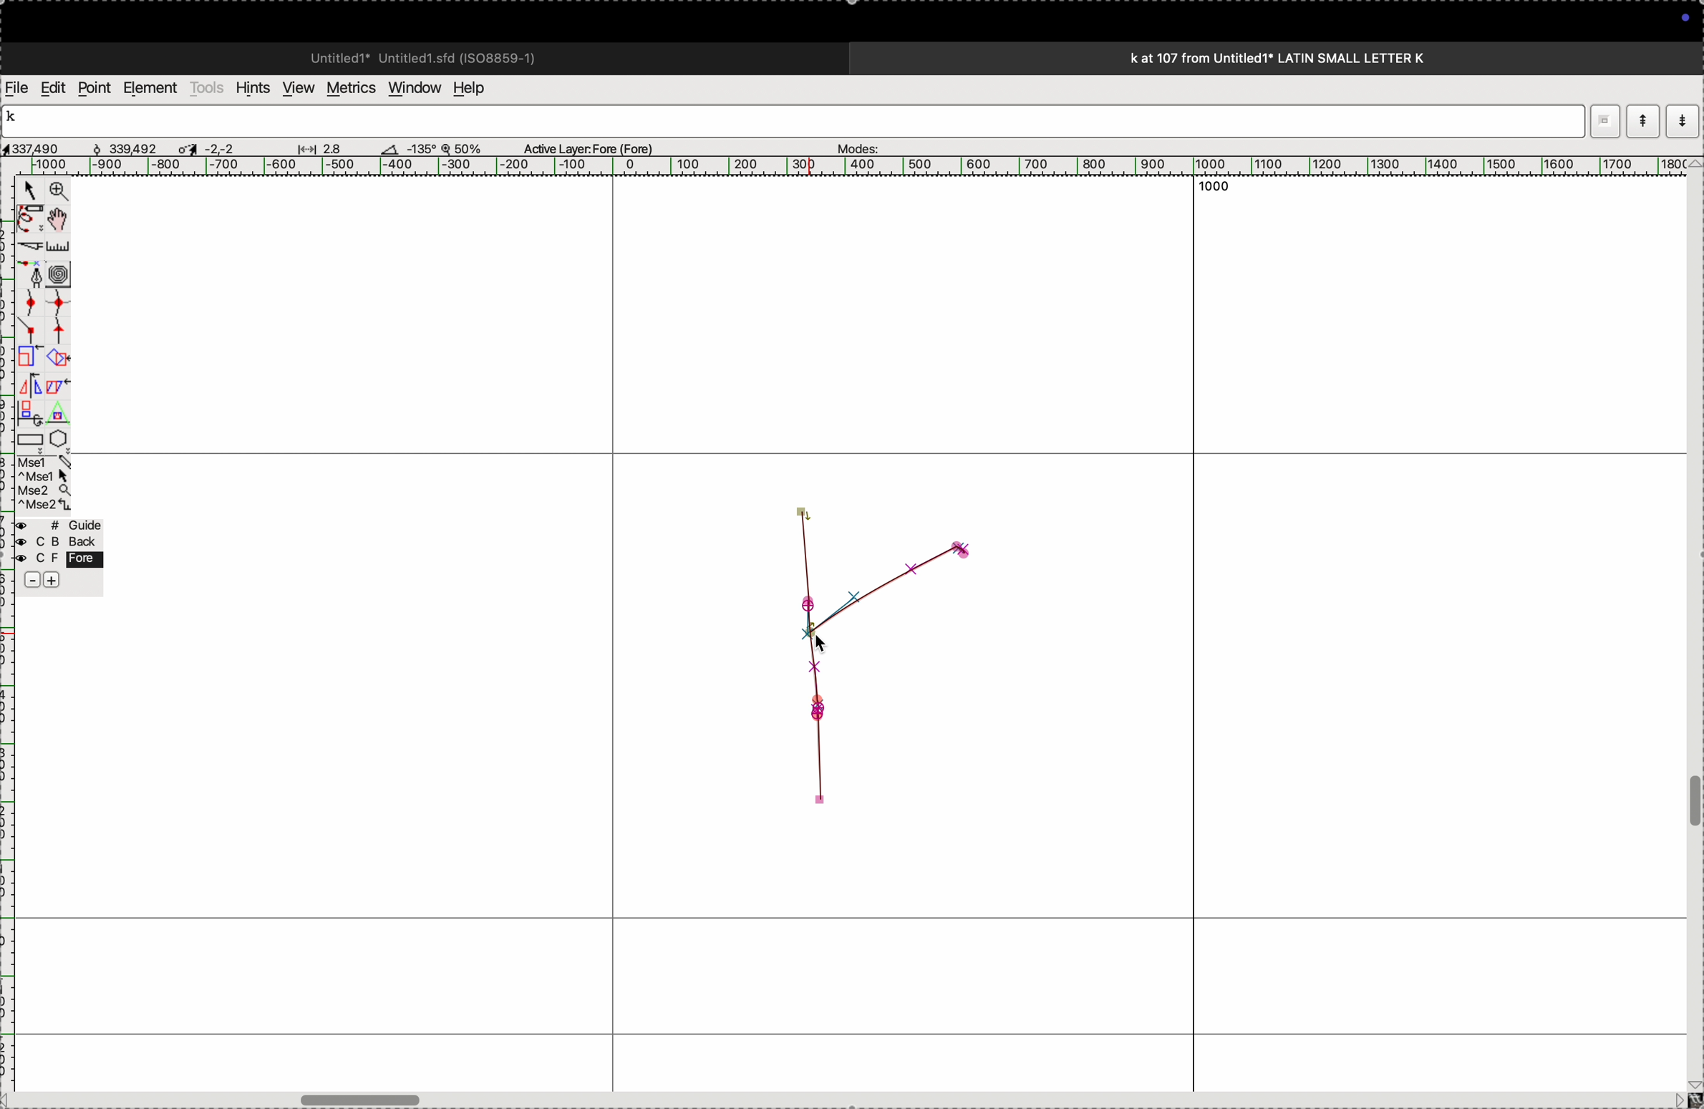  Describe the element at coordinates (364, 1098) in the screenshot. I see `toggle screen` at that location.